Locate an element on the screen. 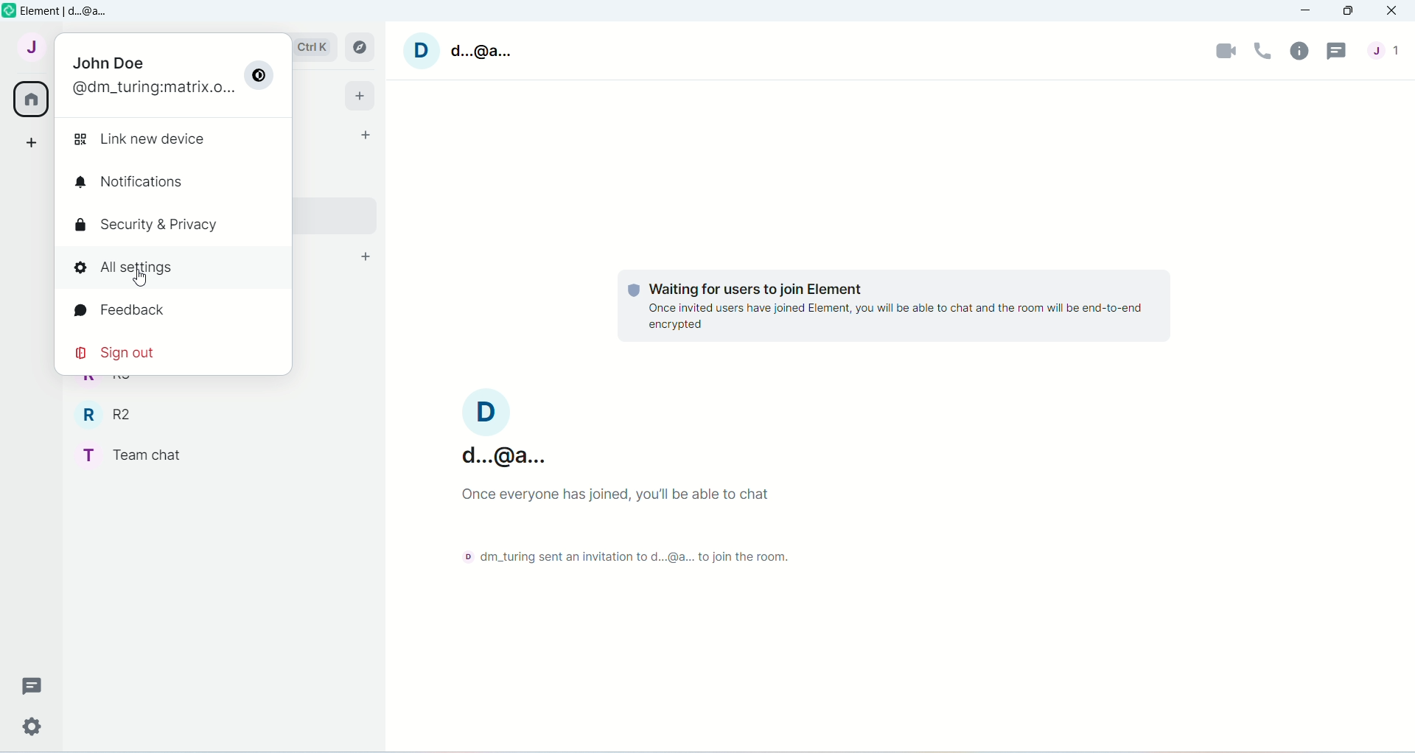  Quick settings is located at coordinates (33, 724).